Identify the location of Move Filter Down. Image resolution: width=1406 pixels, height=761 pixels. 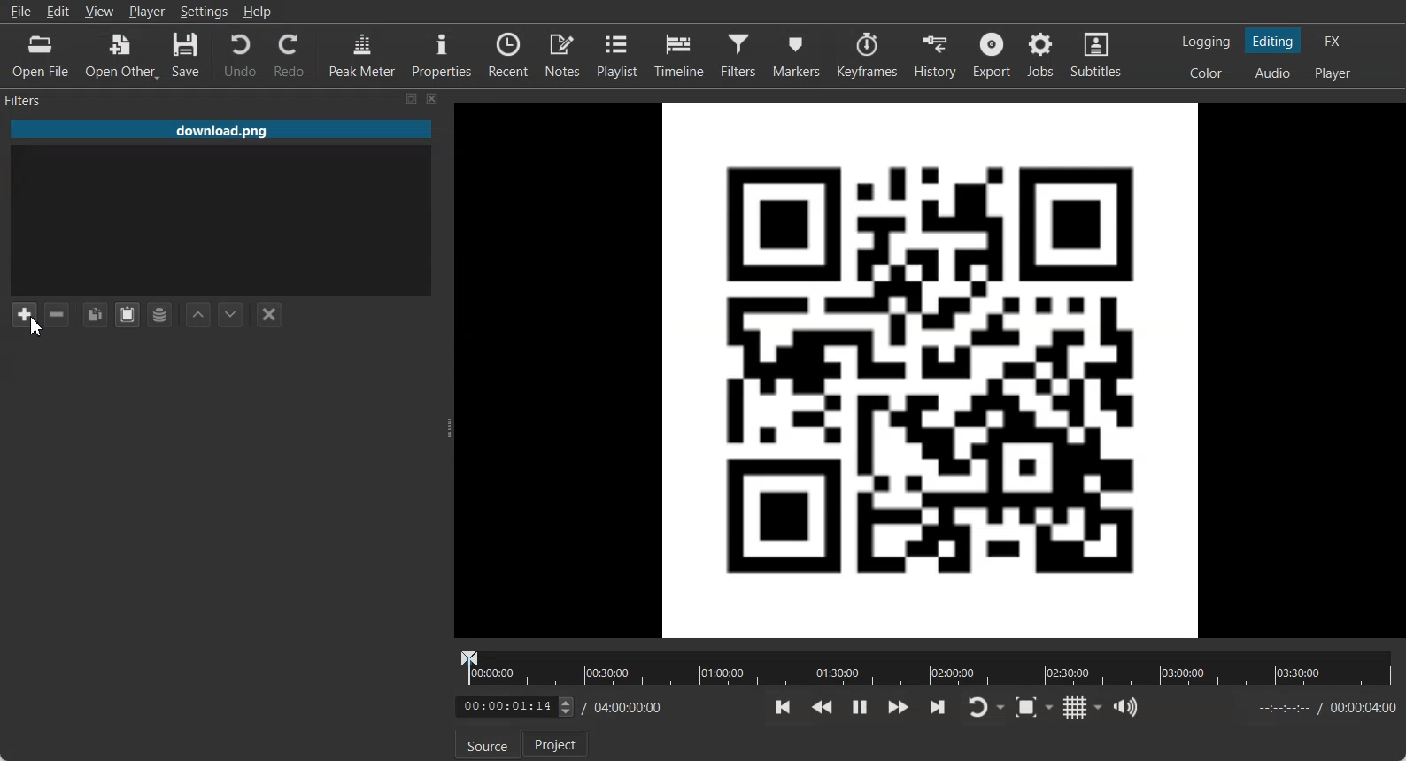
(231, 314).